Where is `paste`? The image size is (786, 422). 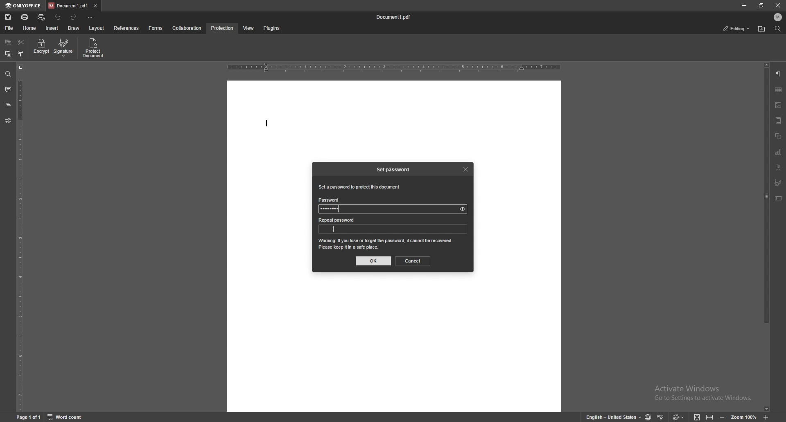
paste is located at coordinates (8, 54).